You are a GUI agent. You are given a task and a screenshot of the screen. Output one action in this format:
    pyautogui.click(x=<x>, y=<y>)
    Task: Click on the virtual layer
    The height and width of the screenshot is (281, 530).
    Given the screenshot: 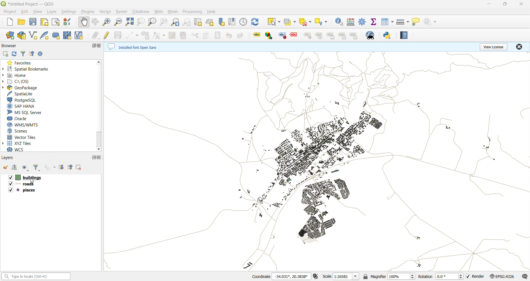 What is the action you would take?
    pyautogui.click(x=79, y=36)
    